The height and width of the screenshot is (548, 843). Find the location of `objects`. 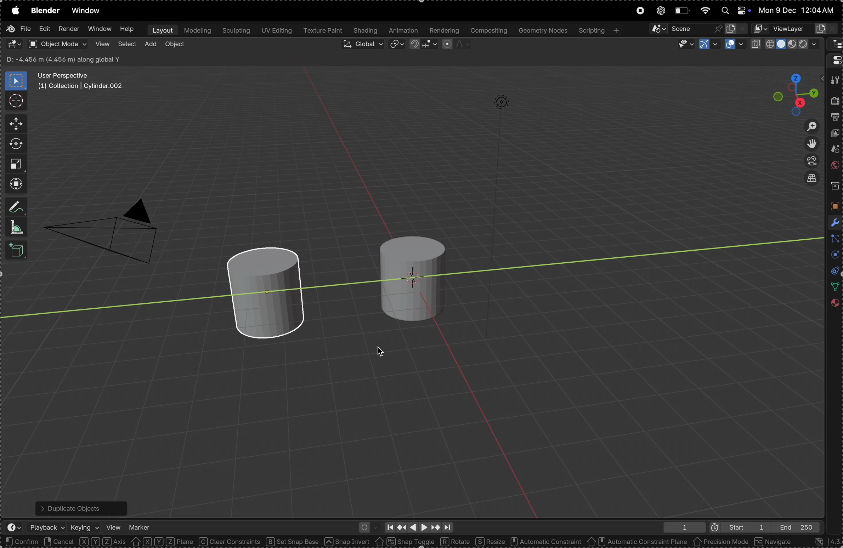

objects is located at coordinates (833, 206).